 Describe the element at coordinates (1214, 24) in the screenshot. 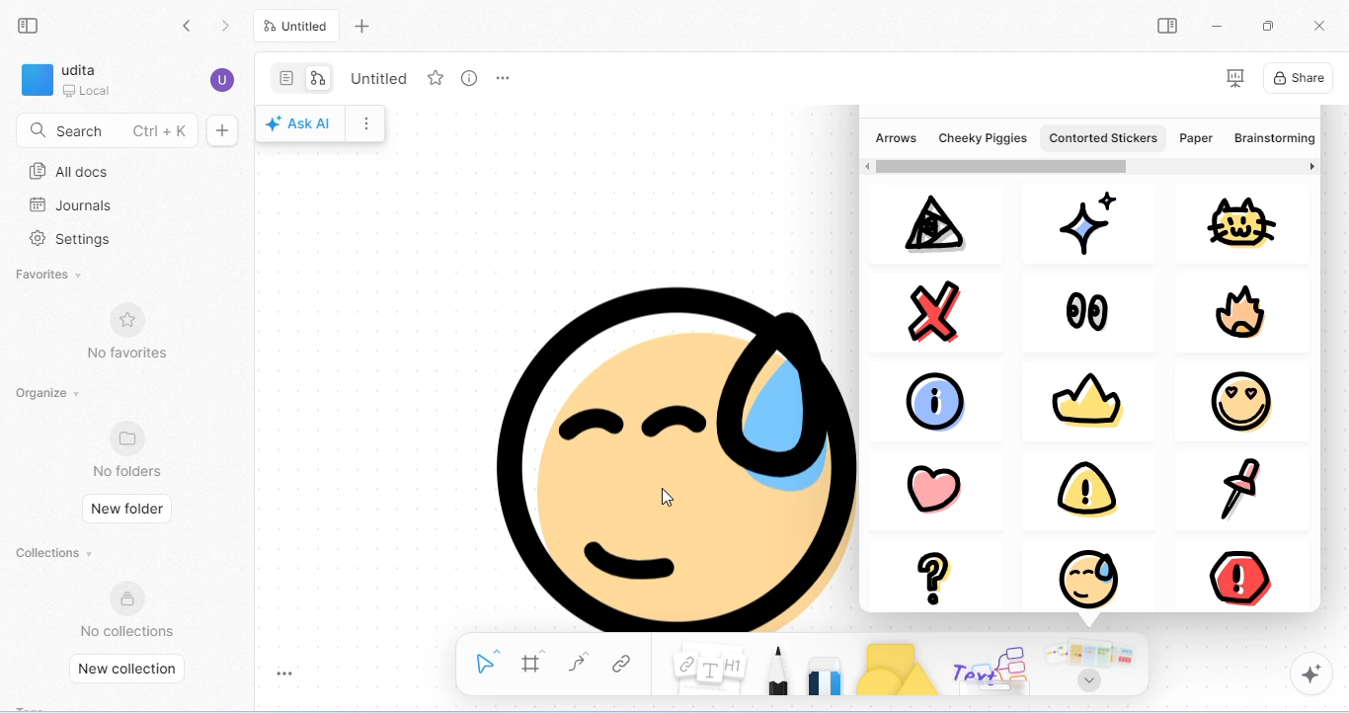

I see `minimize` at that location.